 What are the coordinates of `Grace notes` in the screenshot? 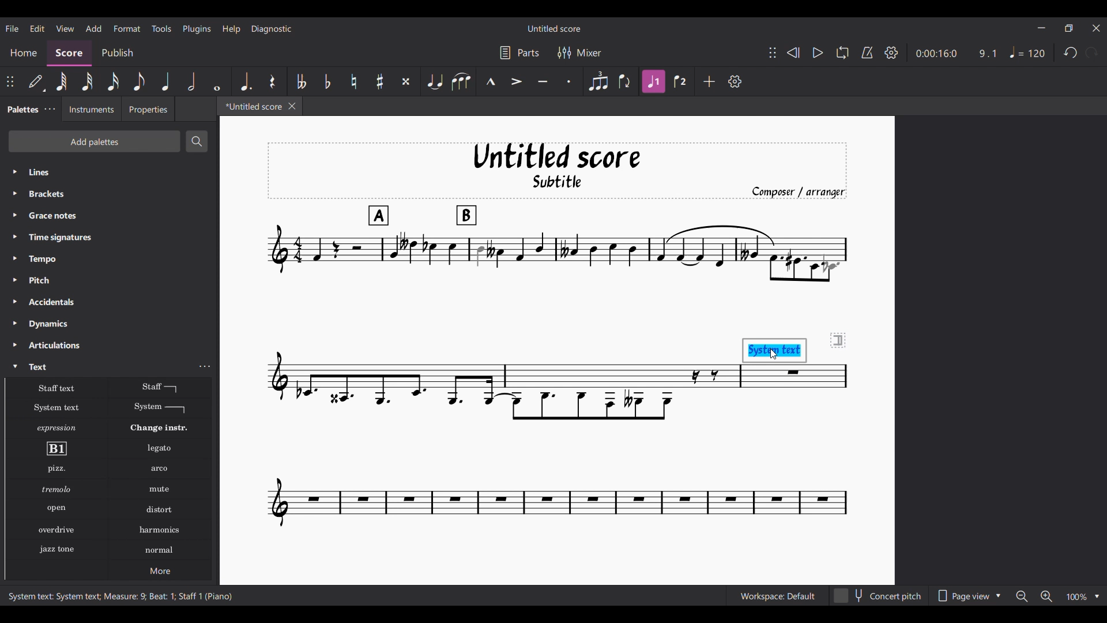 It's located at (110, 215).